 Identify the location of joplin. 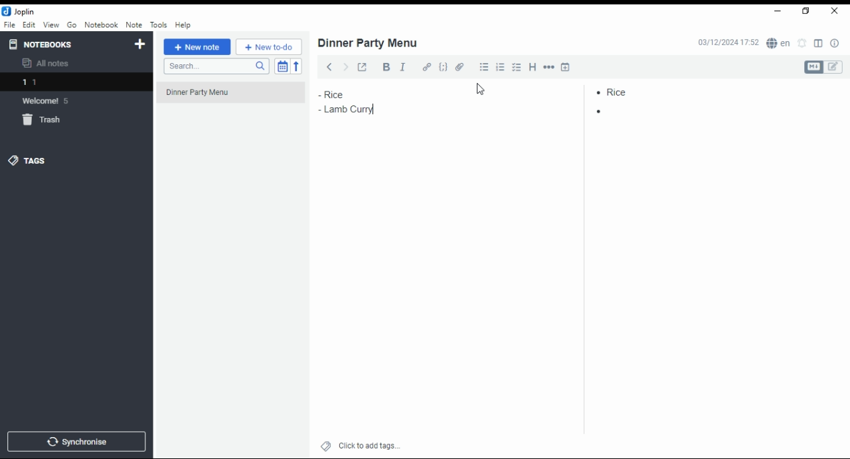
(19, 11).